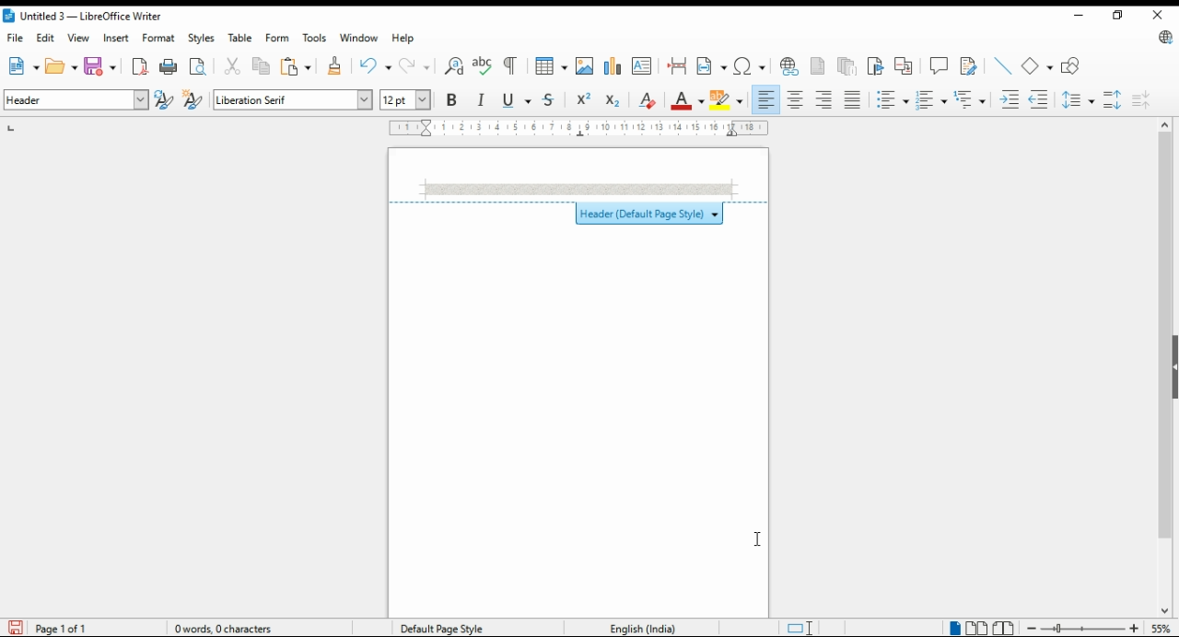  I want to click on insert image, so click(585, 65).